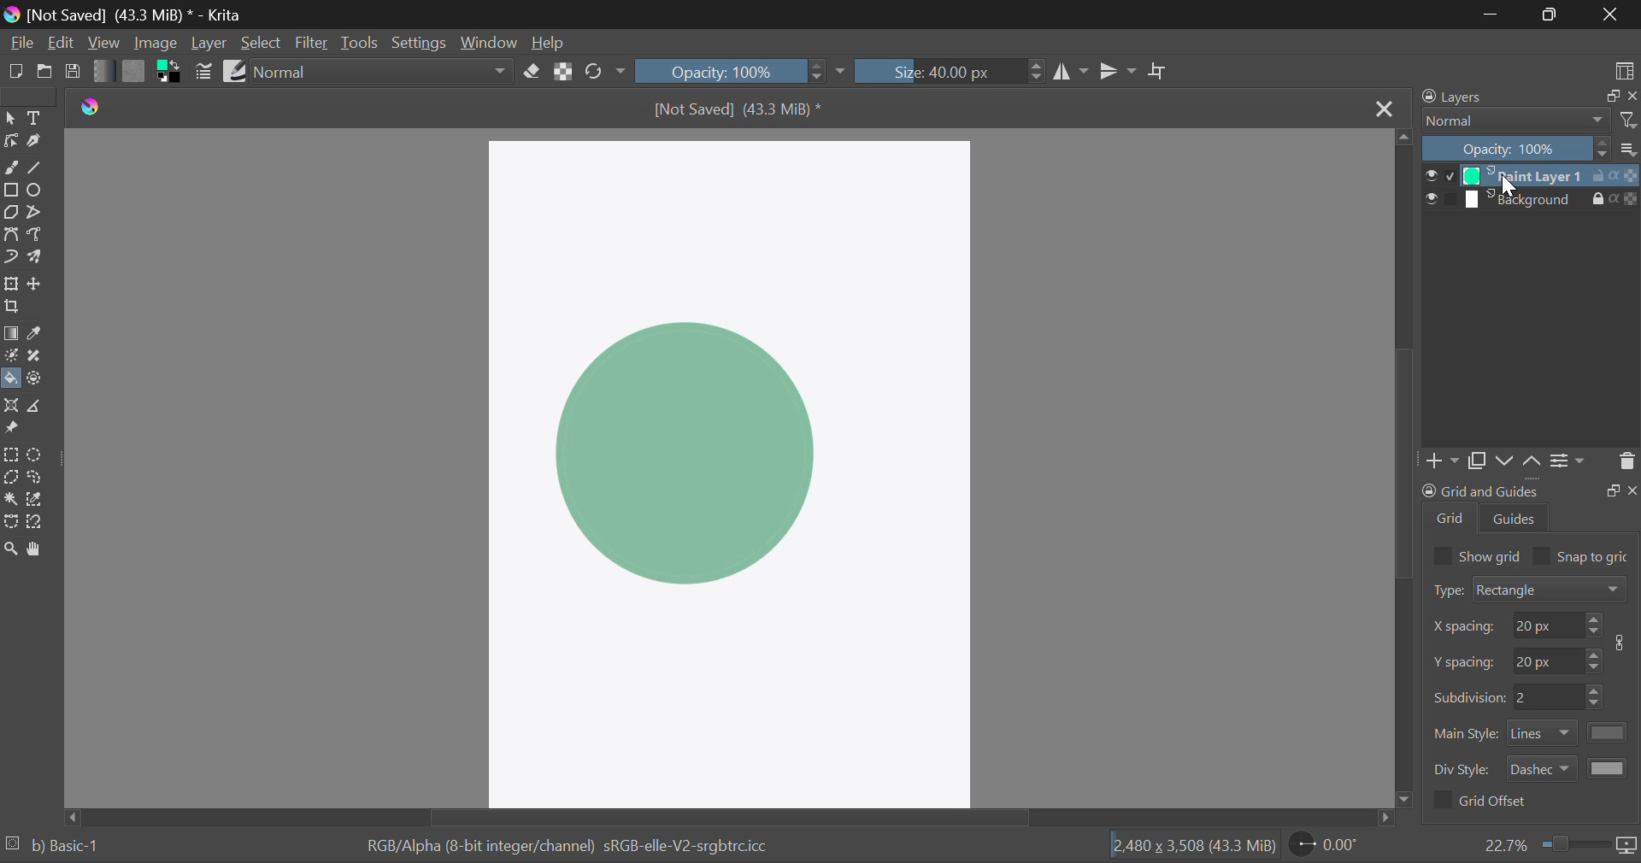 The width and height of the screenshot is (1641, 863). I want to click on Grid Offset, so click(1484, 802).